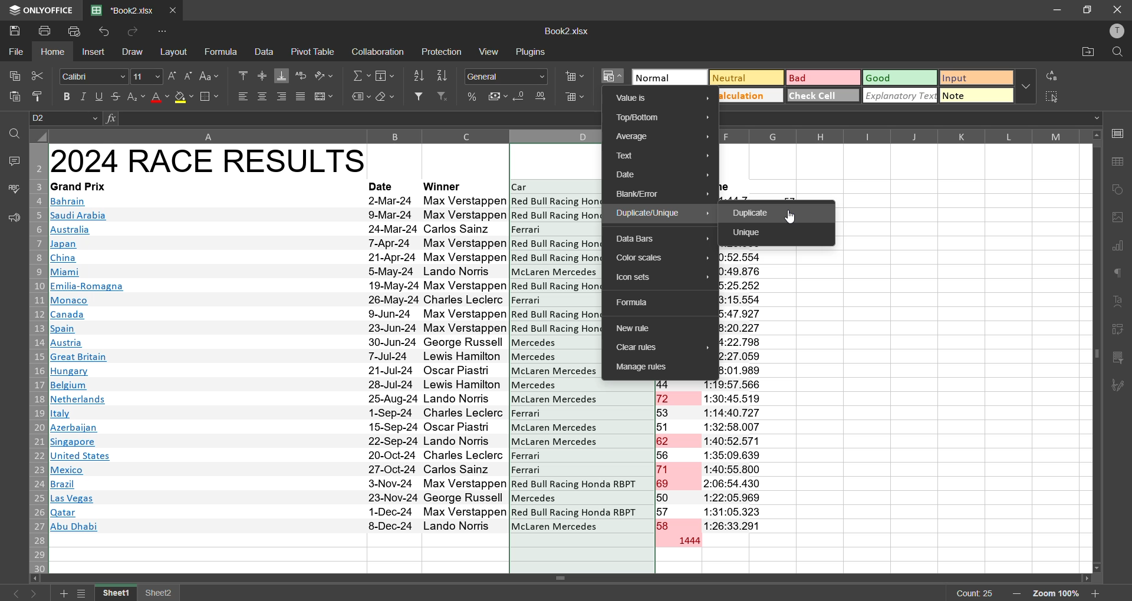 The image size is (1132, 601). Describe the element at coordinates (527, 229) in the screenshot. I see `car name` at that location.